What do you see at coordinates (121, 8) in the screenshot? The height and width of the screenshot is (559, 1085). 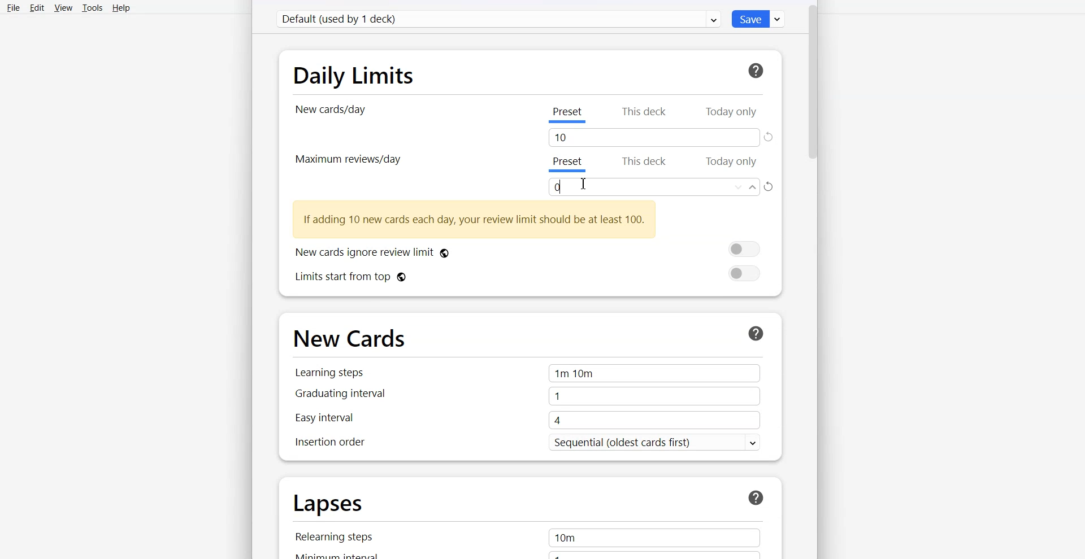 I see `Help` at bounding box center [121, 8].